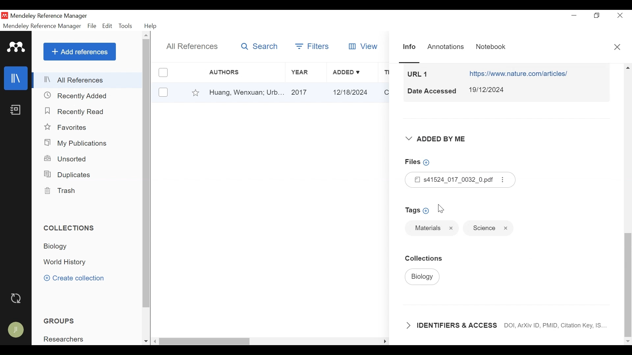  Describe the element at coordinates (5, 15) in the screenshot. I see `Mendeley Desktop Icon` at that location.